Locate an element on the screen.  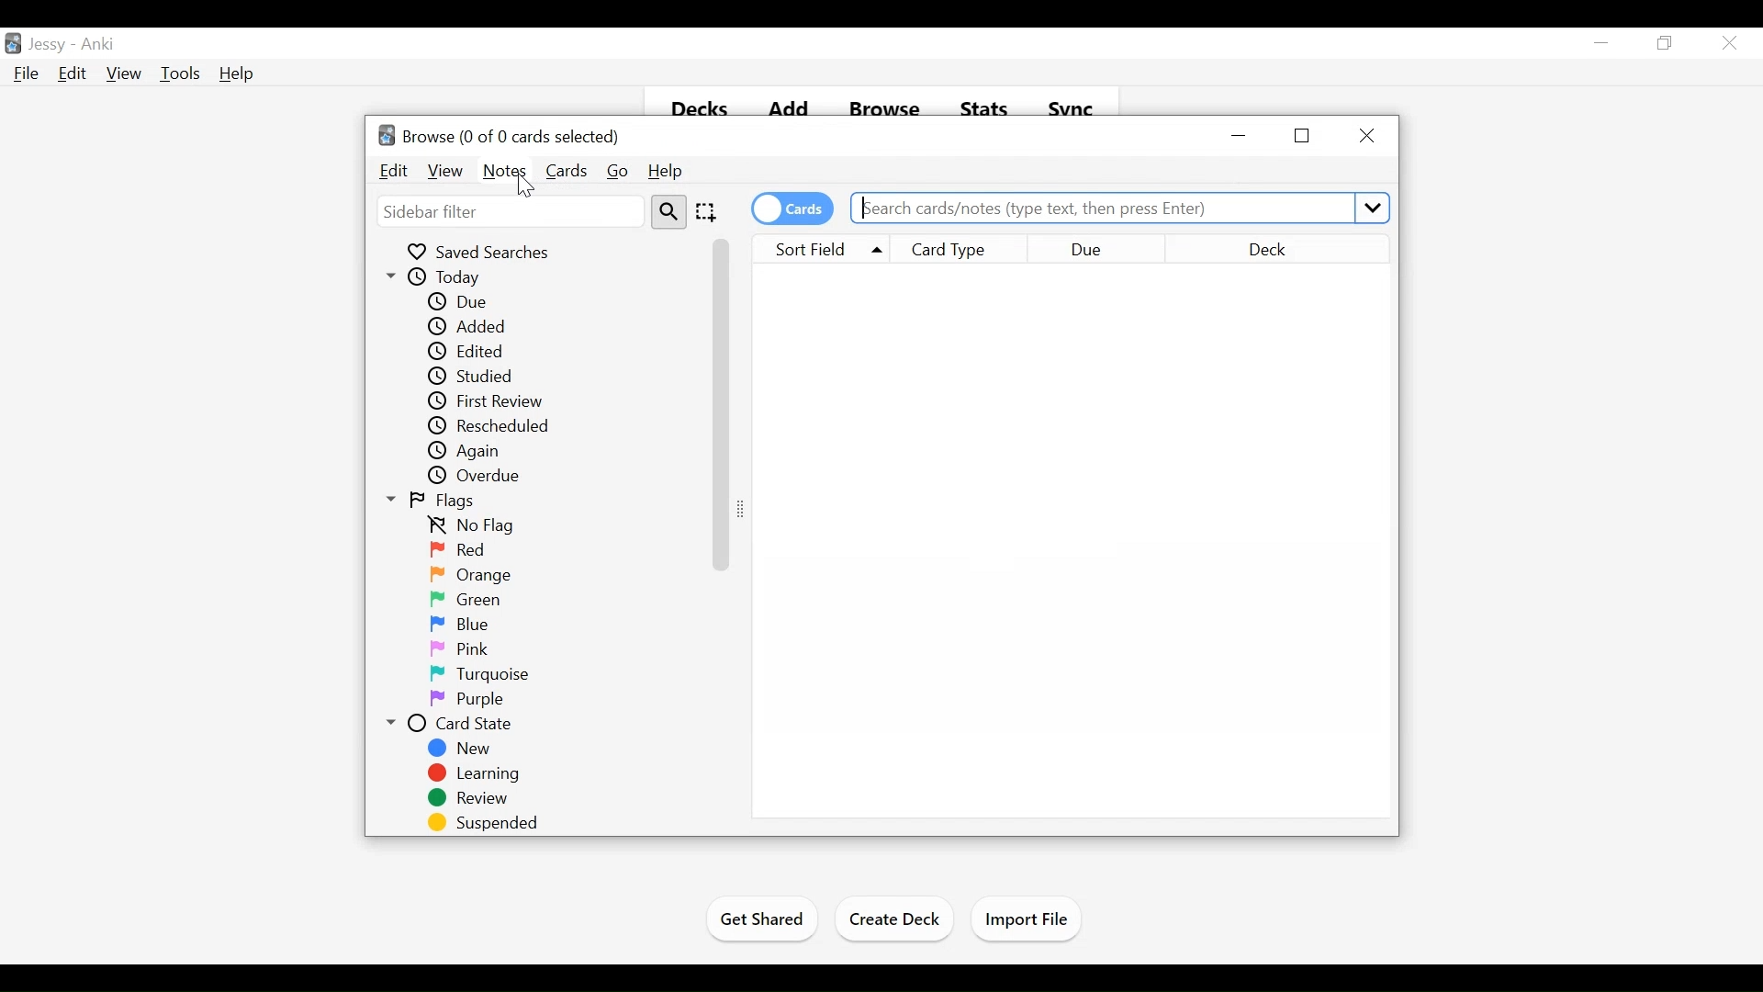
Help is located at coordinates (238, 73).